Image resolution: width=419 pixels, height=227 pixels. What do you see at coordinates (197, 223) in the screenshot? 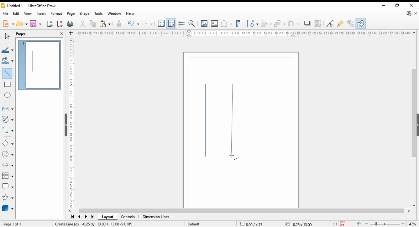
I see `default` at bounding box center [197, 223].